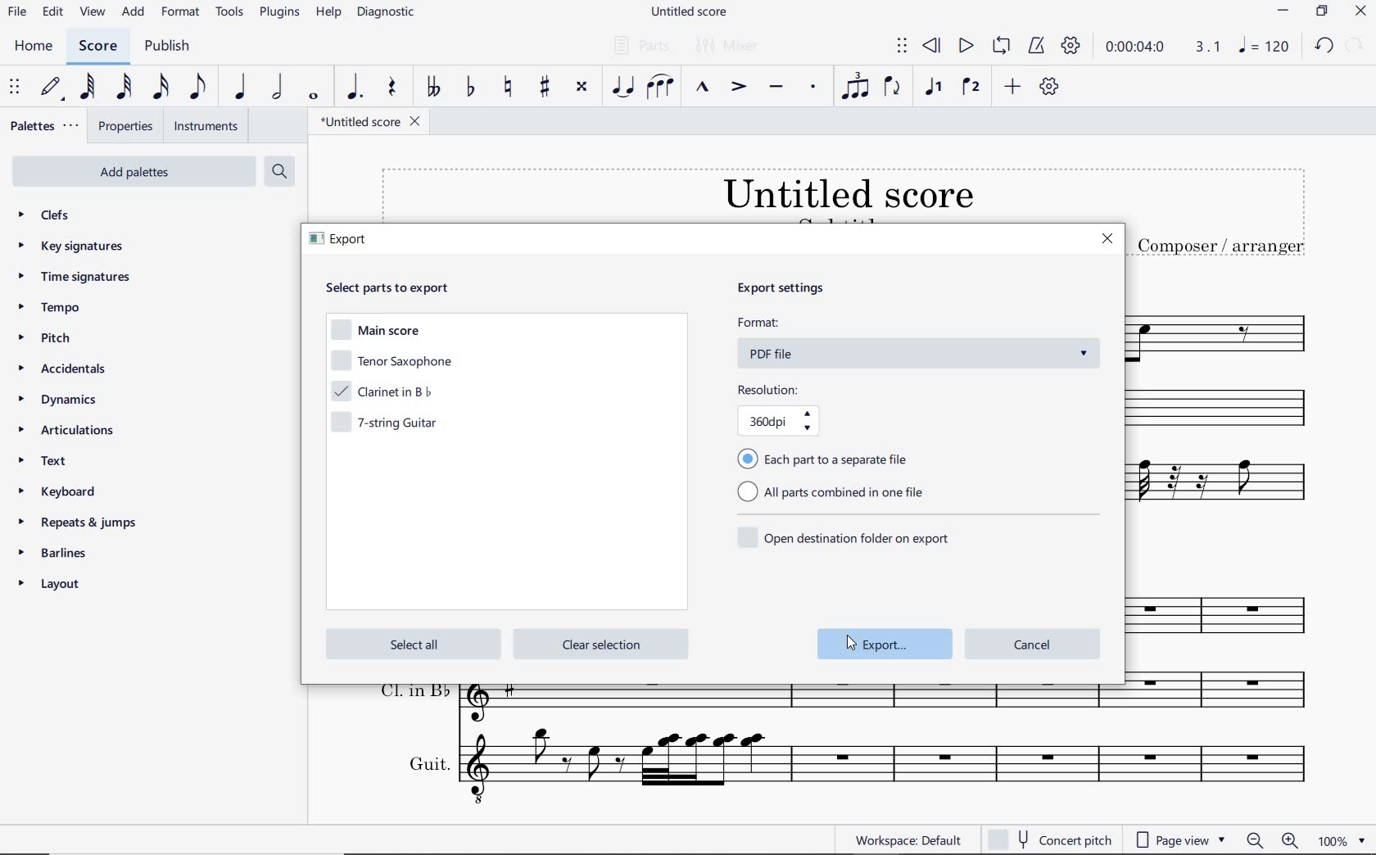  What do you see at coordinates (850, 640) in the screenshot?
I see `cursor` at bounding box center [850, 640].